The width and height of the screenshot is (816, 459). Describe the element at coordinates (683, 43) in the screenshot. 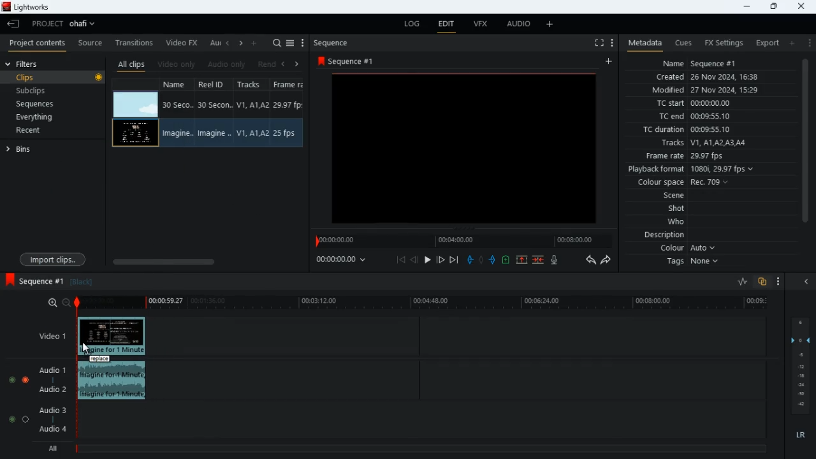

I see `cues` at that location.